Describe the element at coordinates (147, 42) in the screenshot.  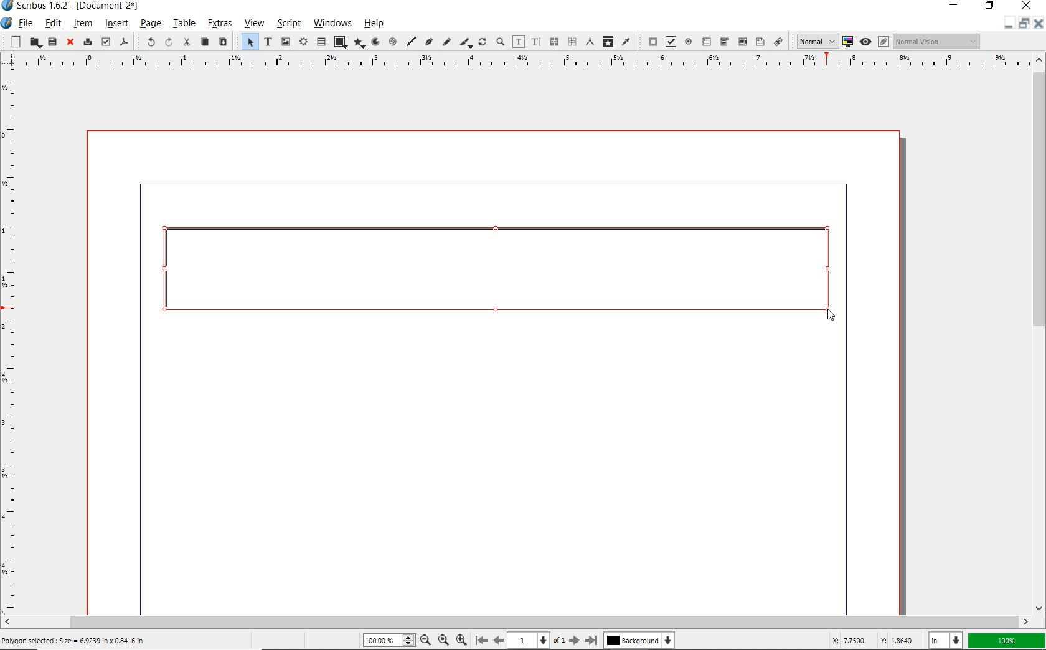
I see `undo` at that location.